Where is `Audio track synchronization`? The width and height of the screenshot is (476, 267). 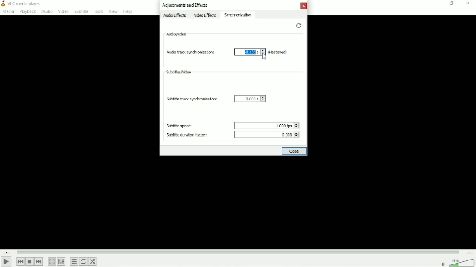 Audio track synchronization is located at coordinates (190, 52).